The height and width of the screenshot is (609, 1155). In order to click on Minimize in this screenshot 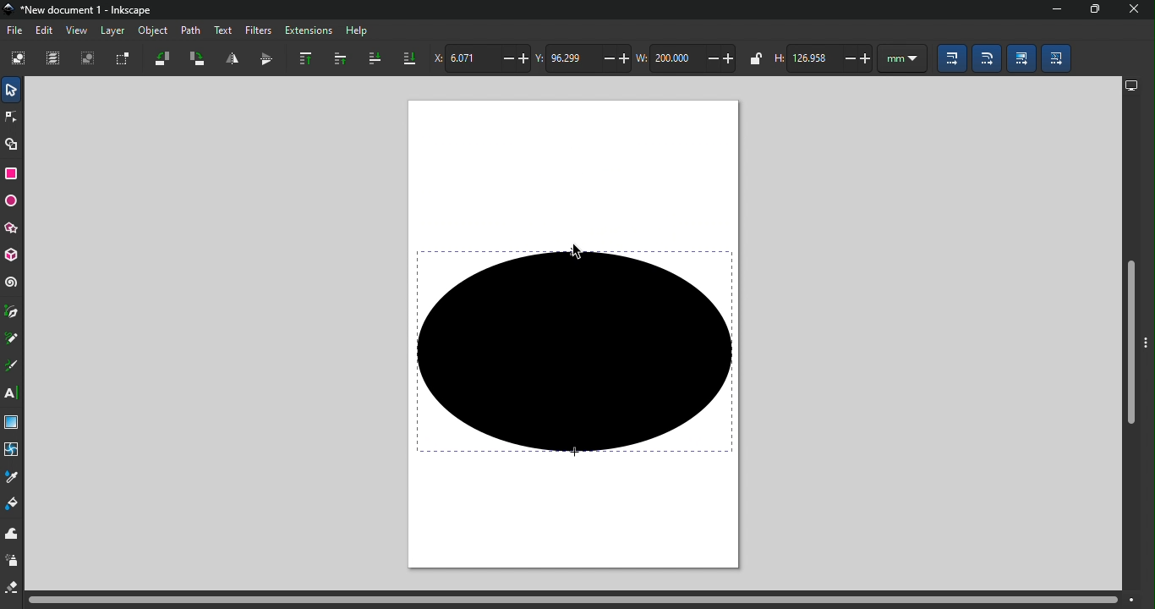, I will do `click(1051, 10)`.